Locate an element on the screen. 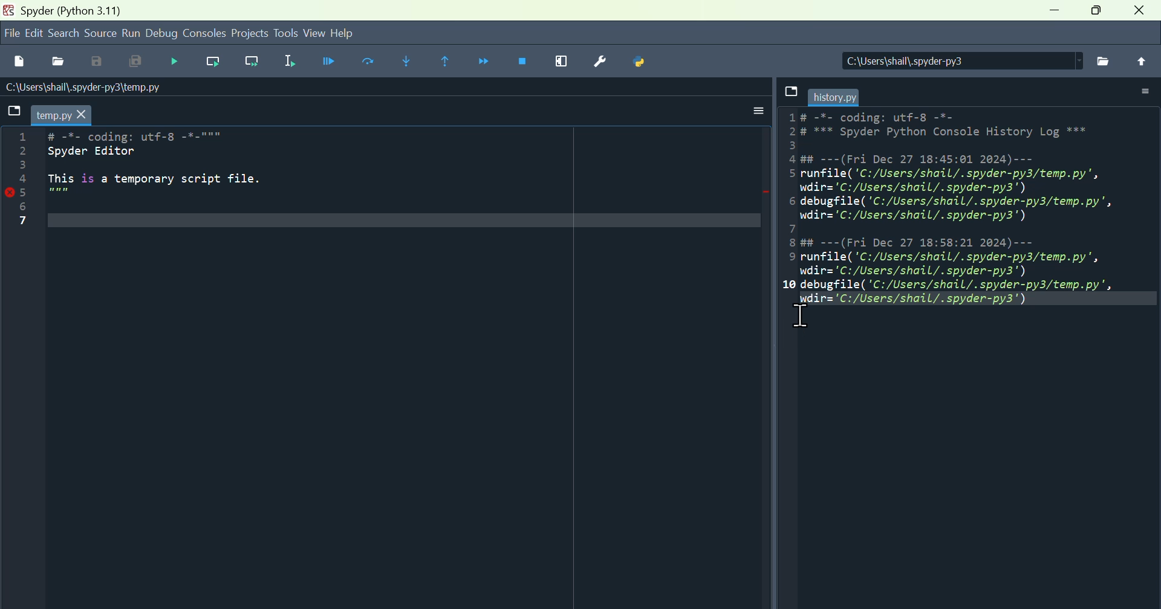  File is located at coordinates (12, 111).